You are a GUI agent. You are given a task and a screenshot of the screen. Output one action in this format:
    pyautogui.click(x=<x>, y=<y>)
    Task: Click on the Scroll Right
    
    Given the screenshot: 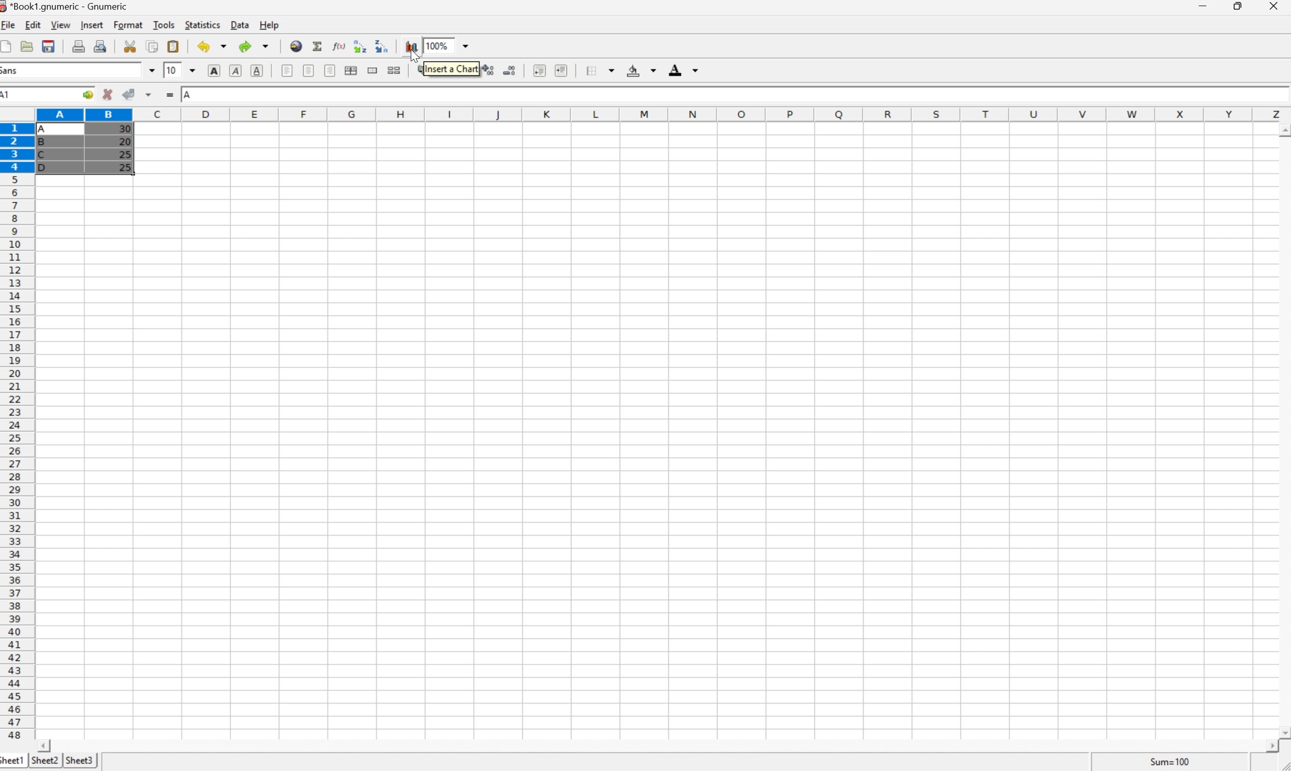 What is the action you would take?
    pyautogui.click(x=1268, y=746)
    